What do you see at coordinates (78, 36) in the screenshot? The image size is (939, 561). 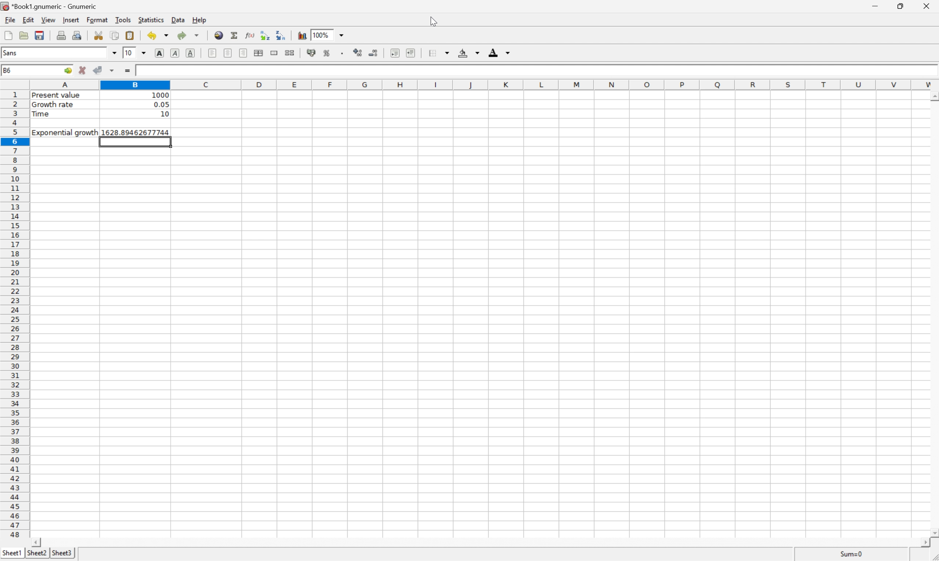 I see `Print preview` at bounding box center [78, 36].